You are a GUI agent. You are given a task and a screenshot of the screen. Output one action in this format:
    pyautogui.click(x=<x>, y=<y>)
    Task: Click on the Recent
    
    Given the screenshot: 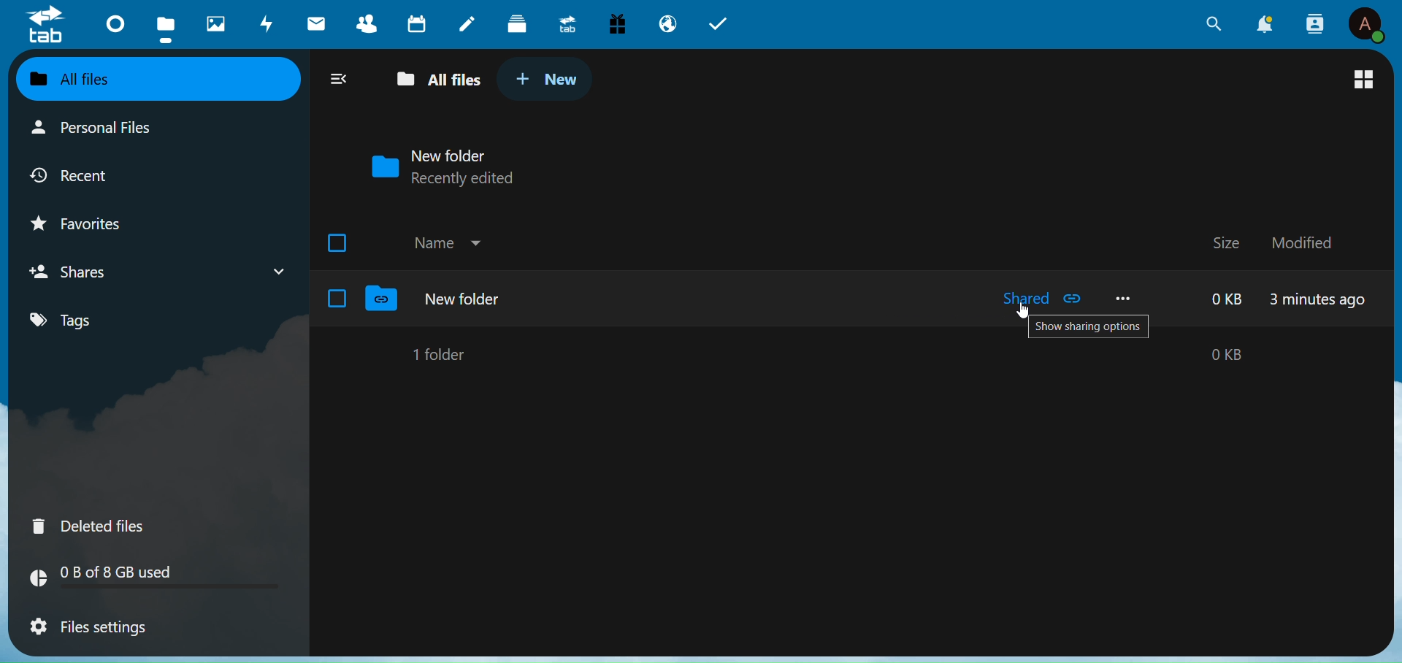 What is the action you would take?
    pyautogui.click(x=87, y=174)
    